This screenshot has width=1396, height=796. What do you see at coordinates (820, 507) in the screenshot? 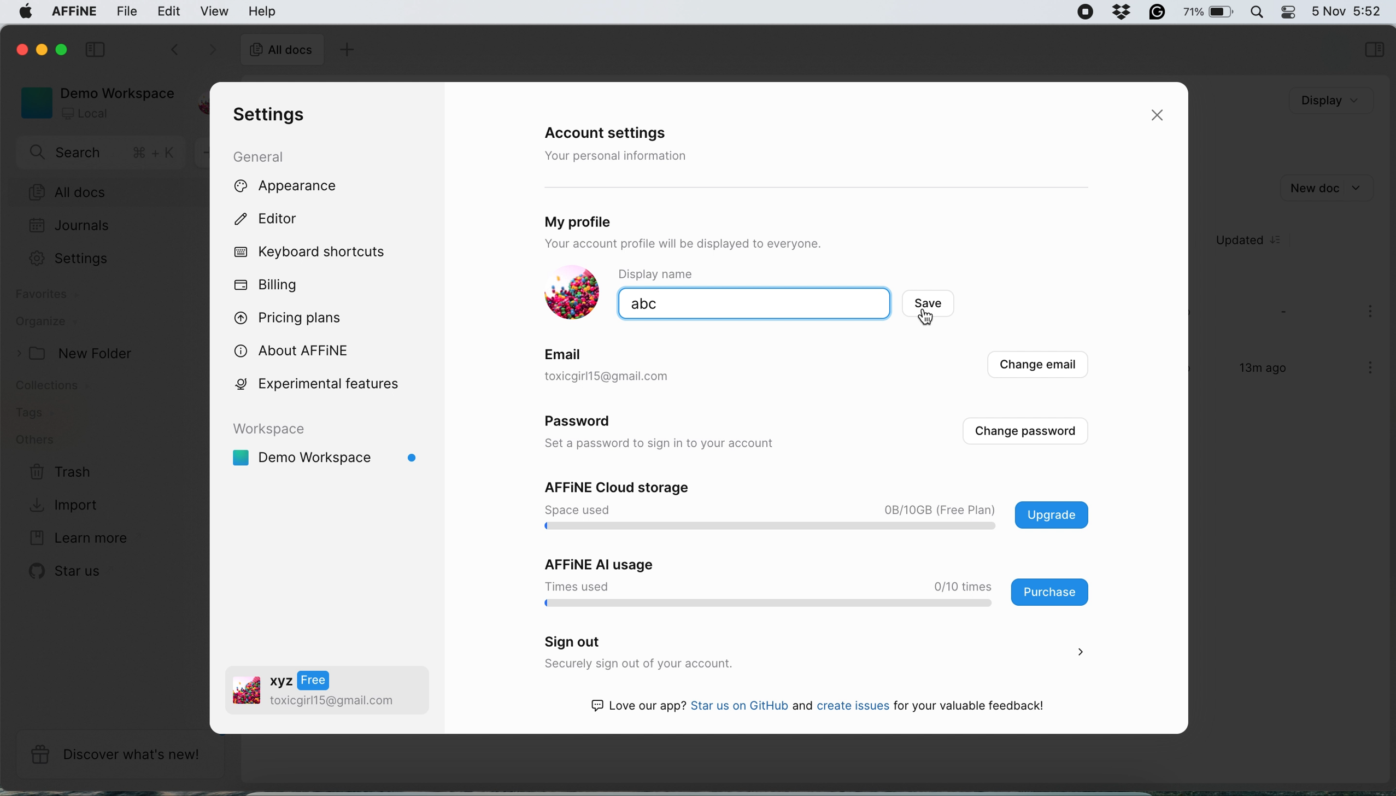
I see `affine cloud storage` at bounding box center [820, 507].